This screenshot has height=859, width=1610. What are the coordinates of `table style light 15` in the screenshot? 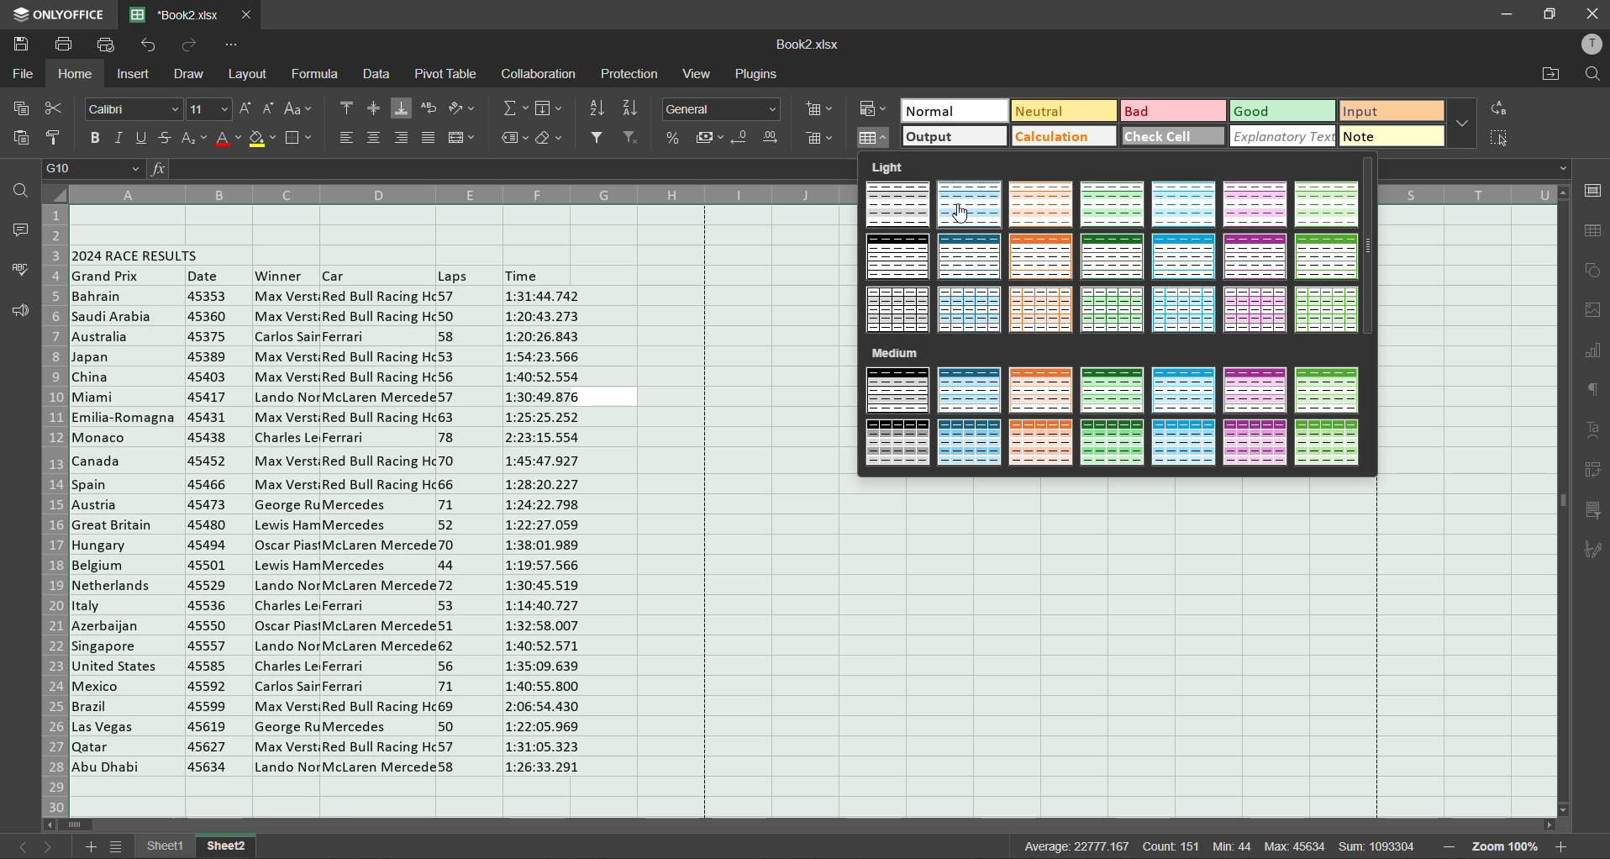 It's located at (899, 312).